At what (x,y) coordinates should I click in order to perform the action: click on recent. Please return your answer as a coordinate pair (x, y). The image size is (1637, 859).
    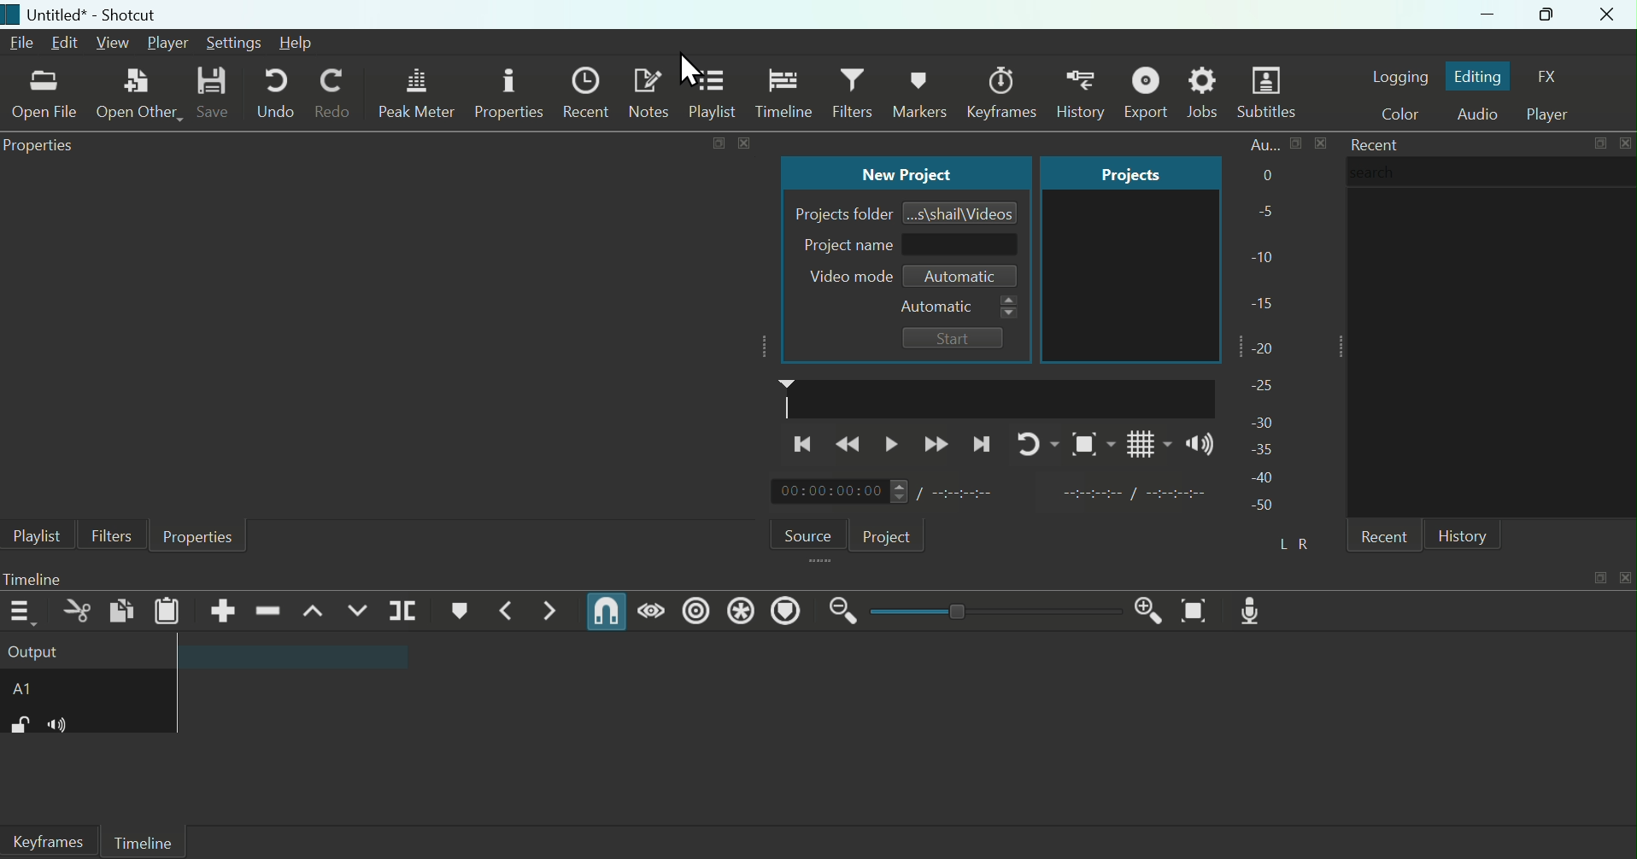
    Looking at the image, I should click on (1382, 535).